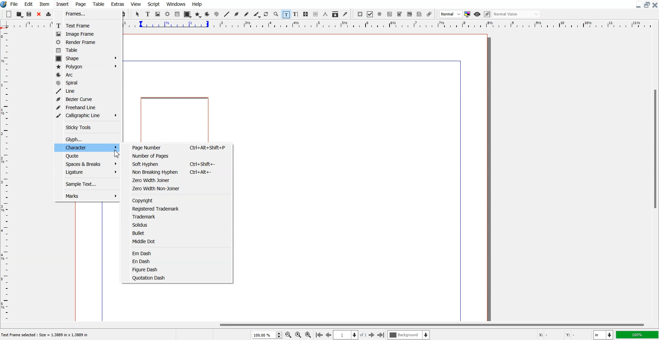 The height and width of the screenshot is (340, 659). Describe the element at coordinates (197, 4) in the screenshot. I see `Help` at that location.